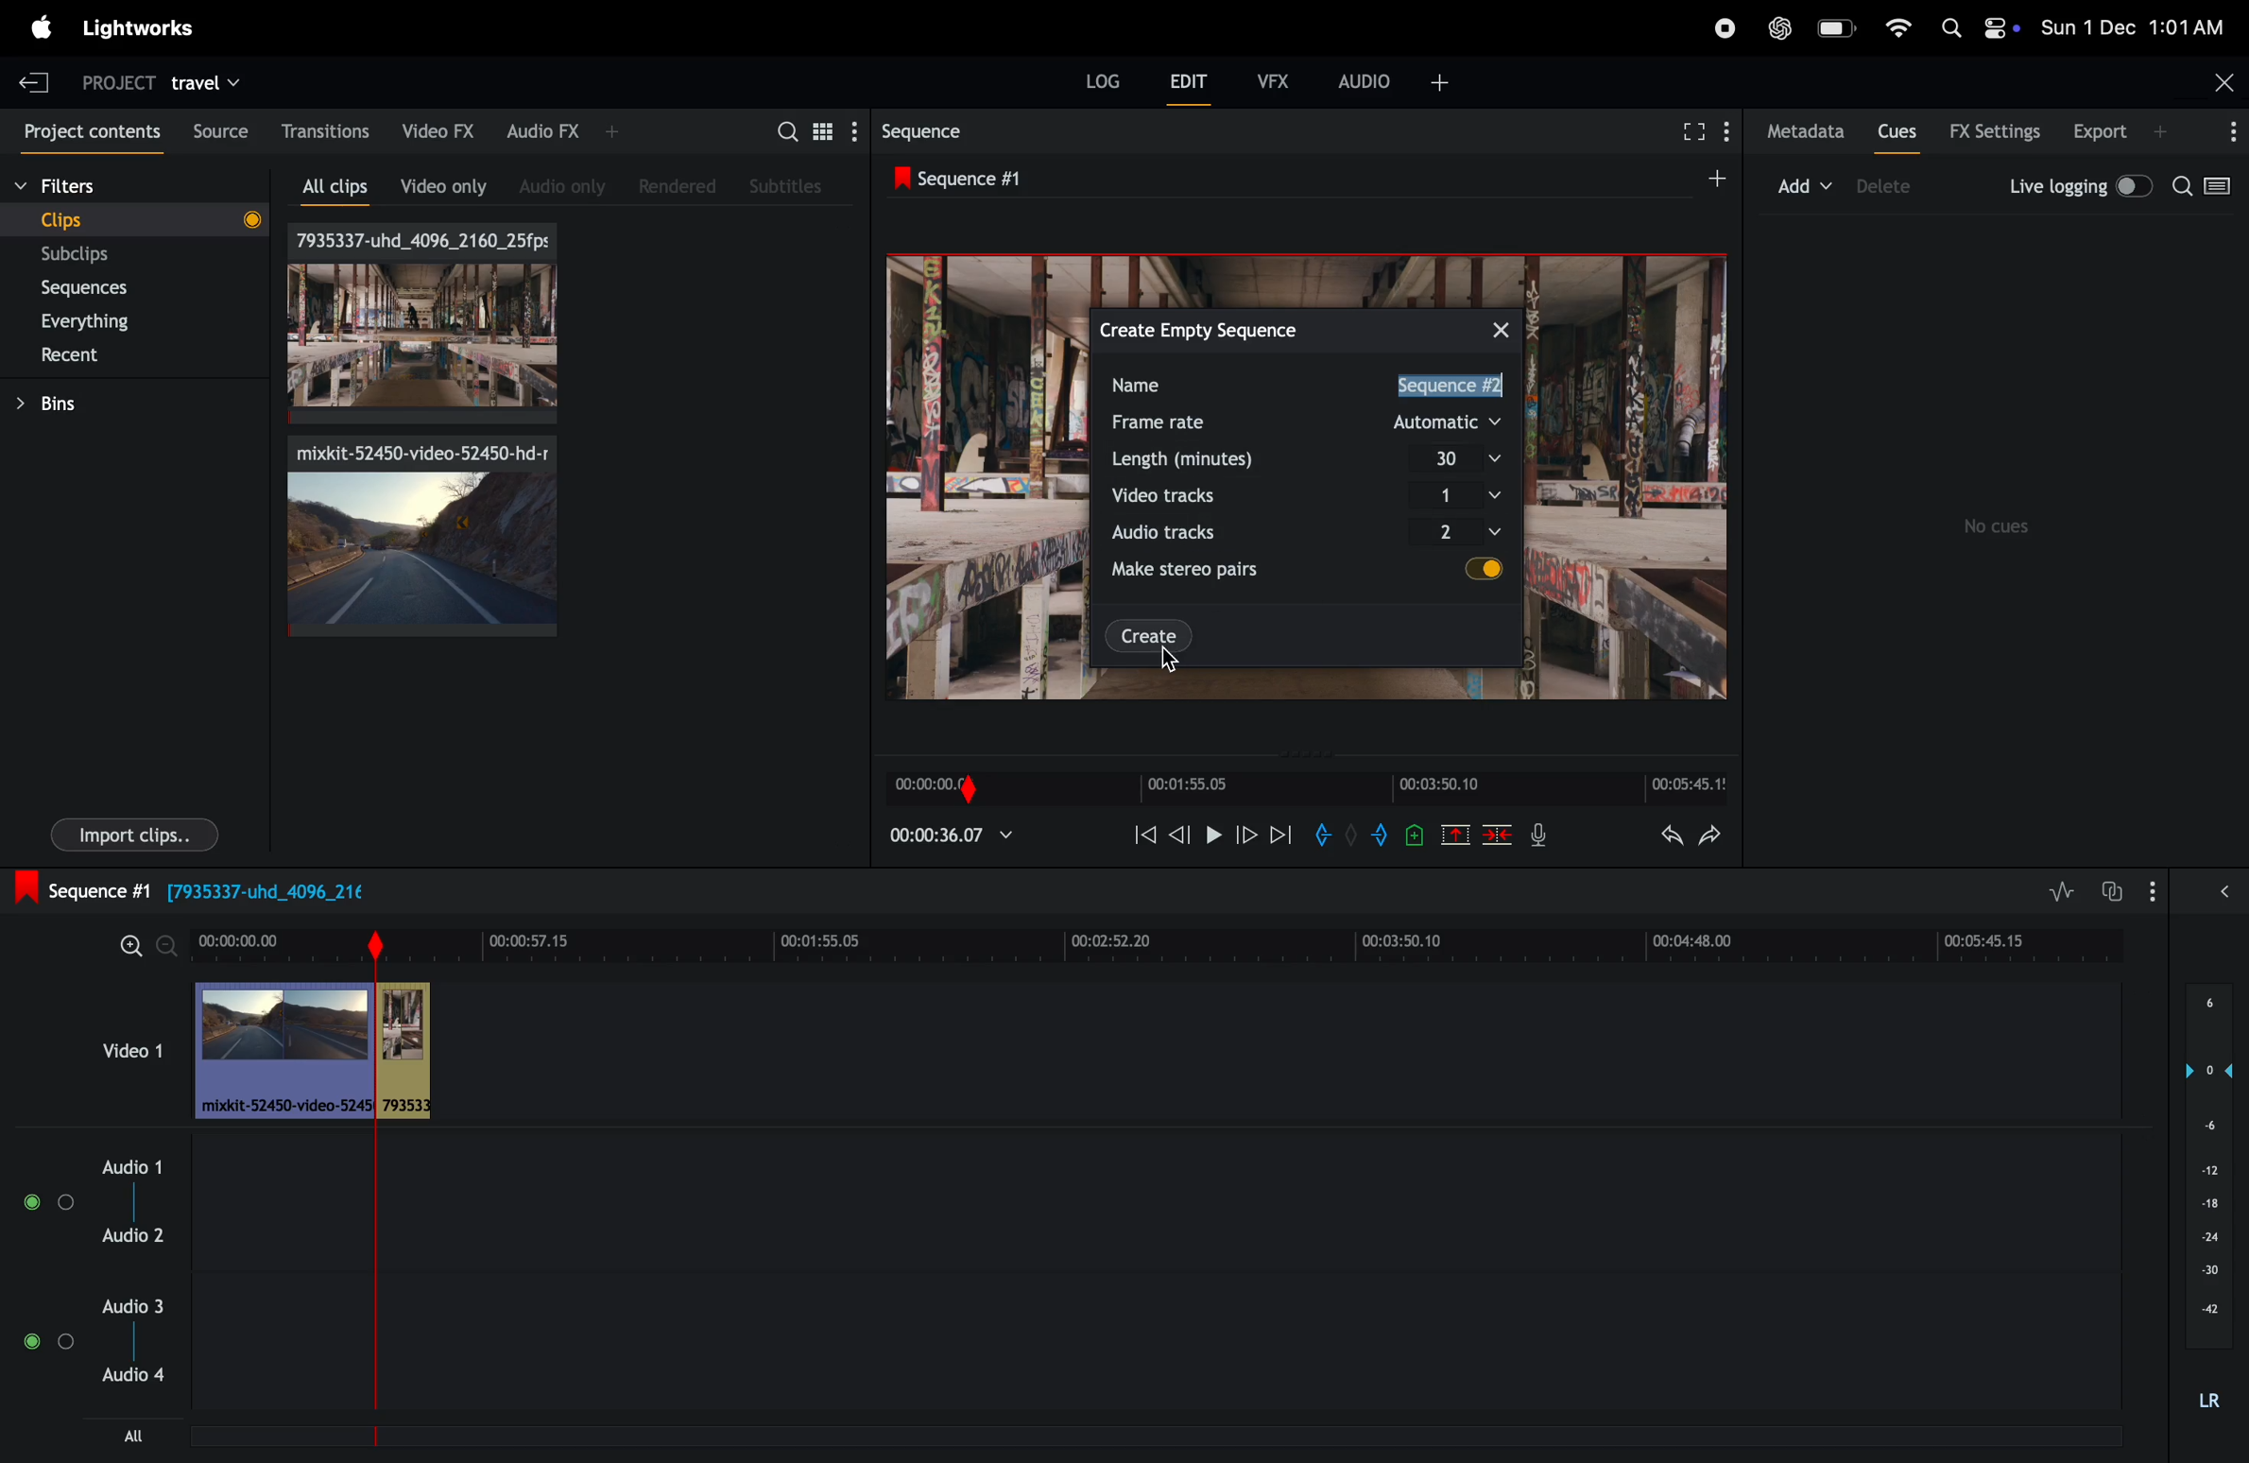 This screenshot has height=1463, width=2249. Describe the element at coordinates (678, 185) in the screenshot. I see `rendered` at that location.